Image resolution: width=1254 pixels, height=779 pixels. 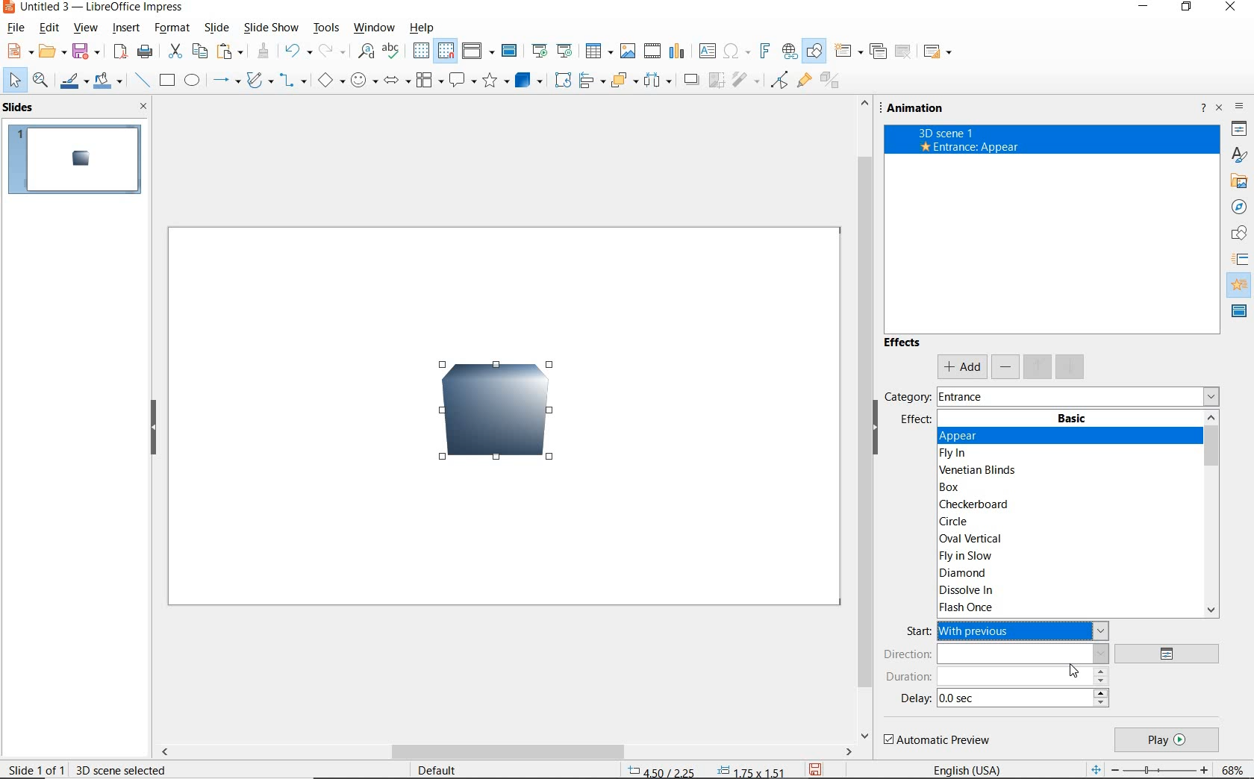 What do you see at coordinates (192, 81) in the screenshot?
I see `ellipse` at bounding box center [192, 81].